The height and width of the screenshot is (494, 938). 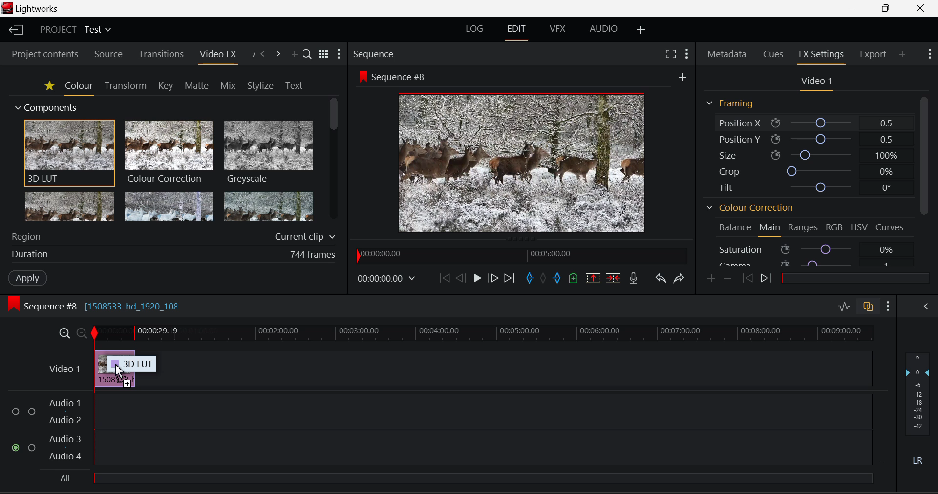 What do you see at coordinates (444, 280) in the screenshot?
I see `To Start` at bounding box center [444, 280].